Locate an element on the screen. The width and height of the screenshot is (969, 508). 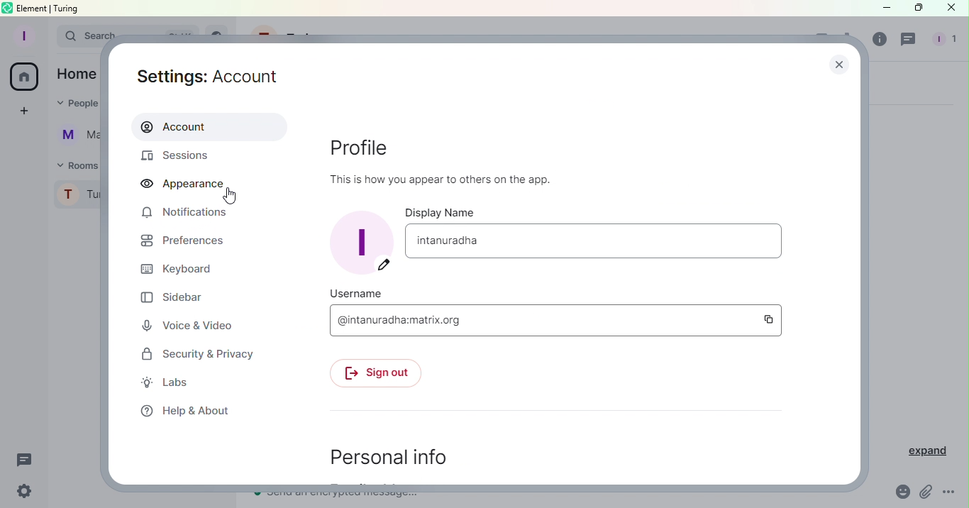
Keyboard is located at coordinates (189, 270).